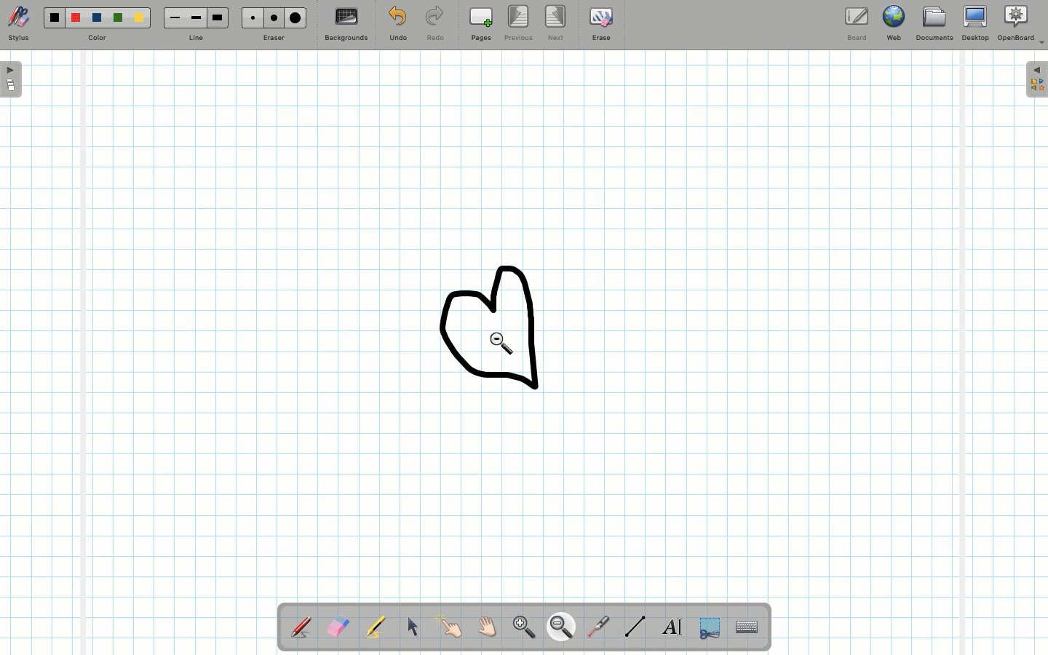 The height and width of the screenshot is (655, 1048). I want to click on Erase, so click(601, 27).